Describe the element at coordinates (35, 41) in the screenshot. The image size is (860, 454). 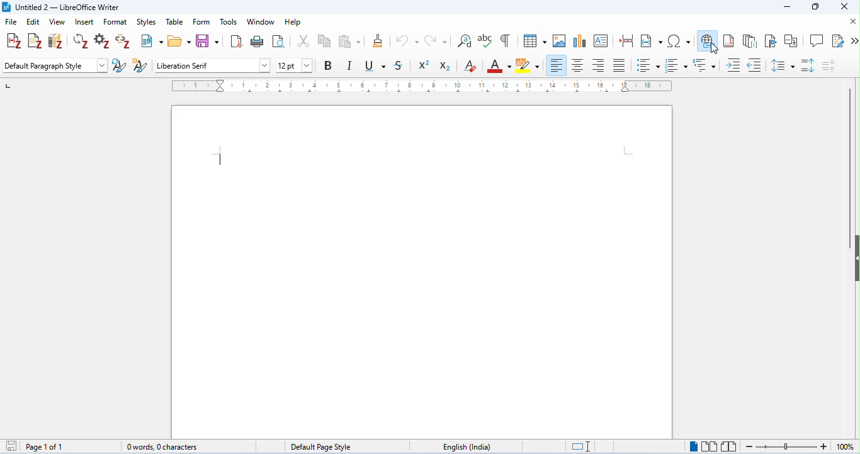
I see `add note` at that location.